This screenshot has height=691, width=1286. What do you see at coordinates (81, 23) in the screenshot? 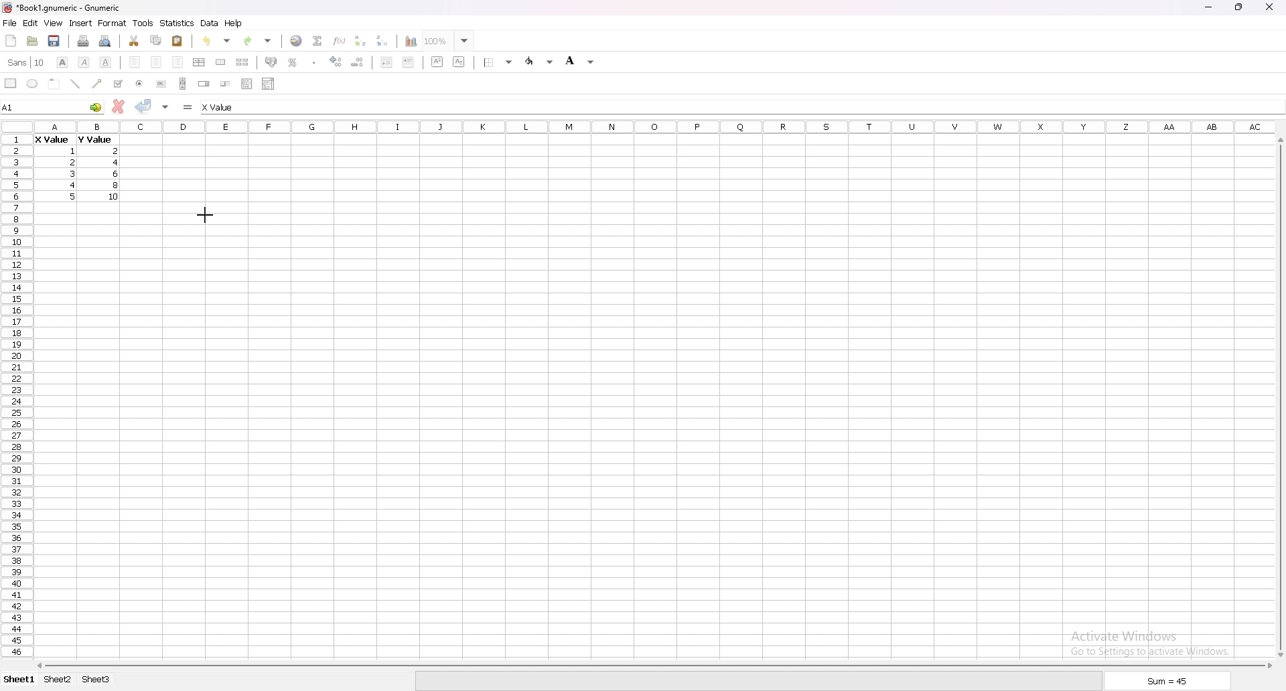
I see `insert` at bounding box center [81, 23].